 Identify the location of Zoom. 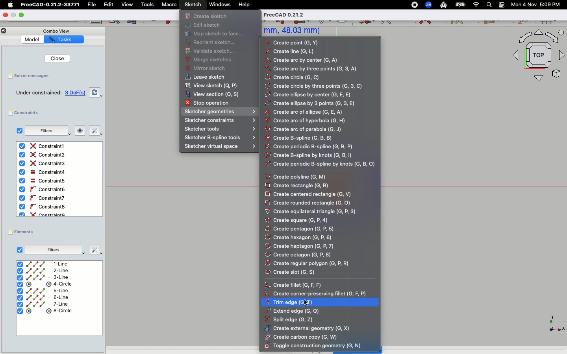
(429, 5).